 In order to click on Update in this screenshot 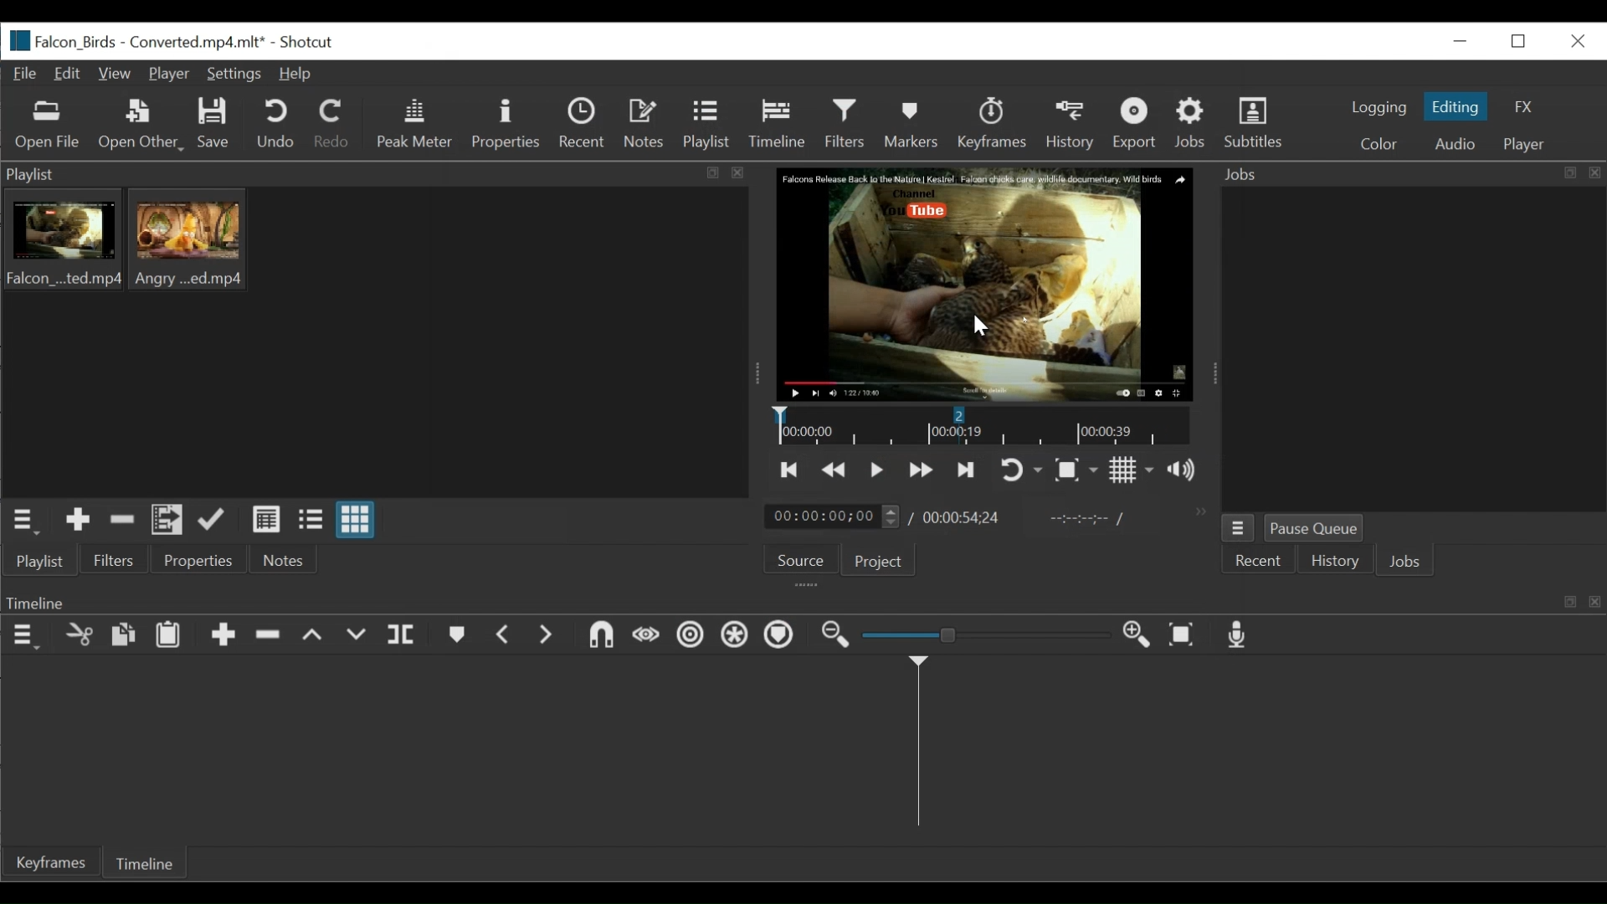, I will do `click(217, 521)`.